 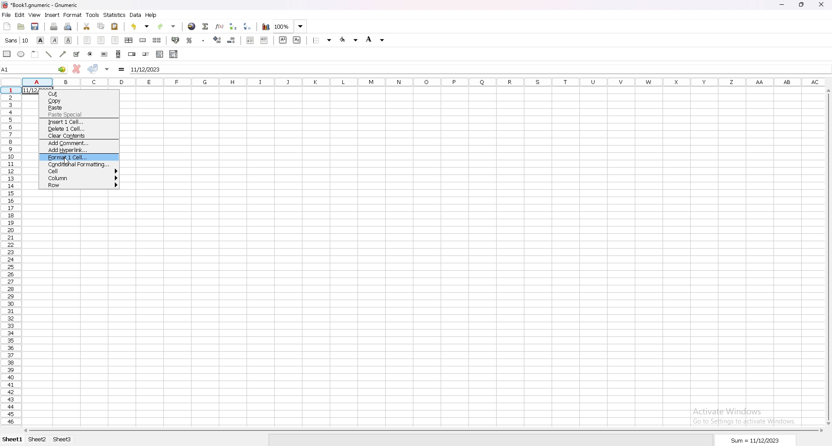 I want to click on new, so click(x=7, y=26).